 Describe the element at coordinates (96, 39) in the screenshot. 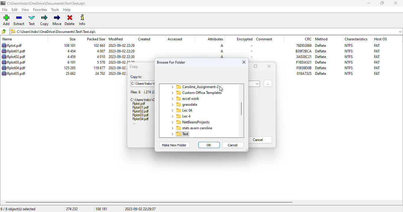

I see `packed size` at that location.